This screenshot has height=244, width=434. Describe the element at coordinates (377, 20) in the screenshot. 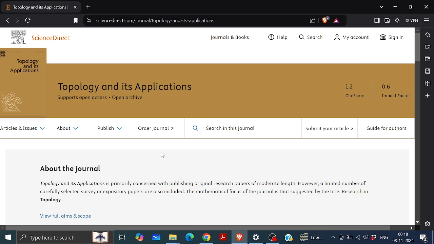

I see `Show sidebar` at that location.